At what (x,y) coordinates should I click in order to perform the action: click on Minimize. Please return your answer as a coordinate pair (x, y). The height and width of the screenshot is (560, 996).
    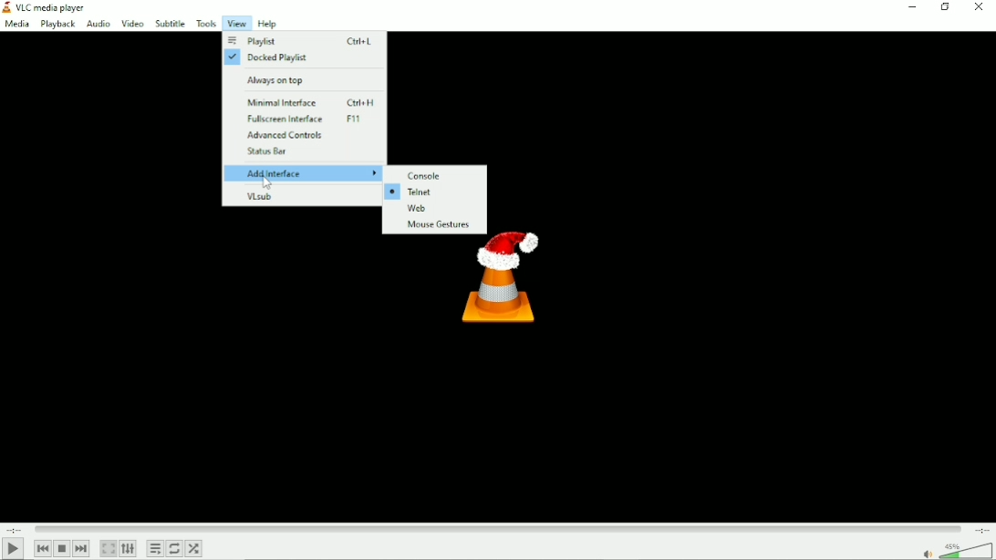
    Looking at the image, I should click on (916, 7).